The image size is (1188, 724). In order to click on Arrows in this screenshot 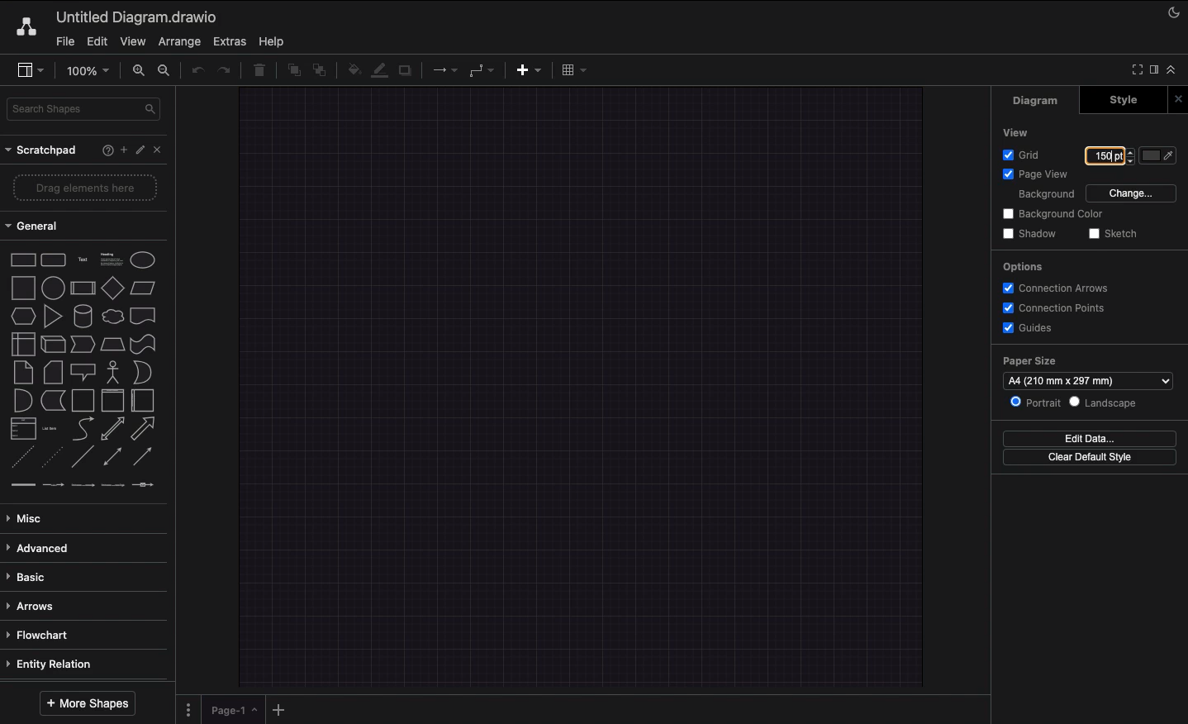, I will do `click(34, 606)`.